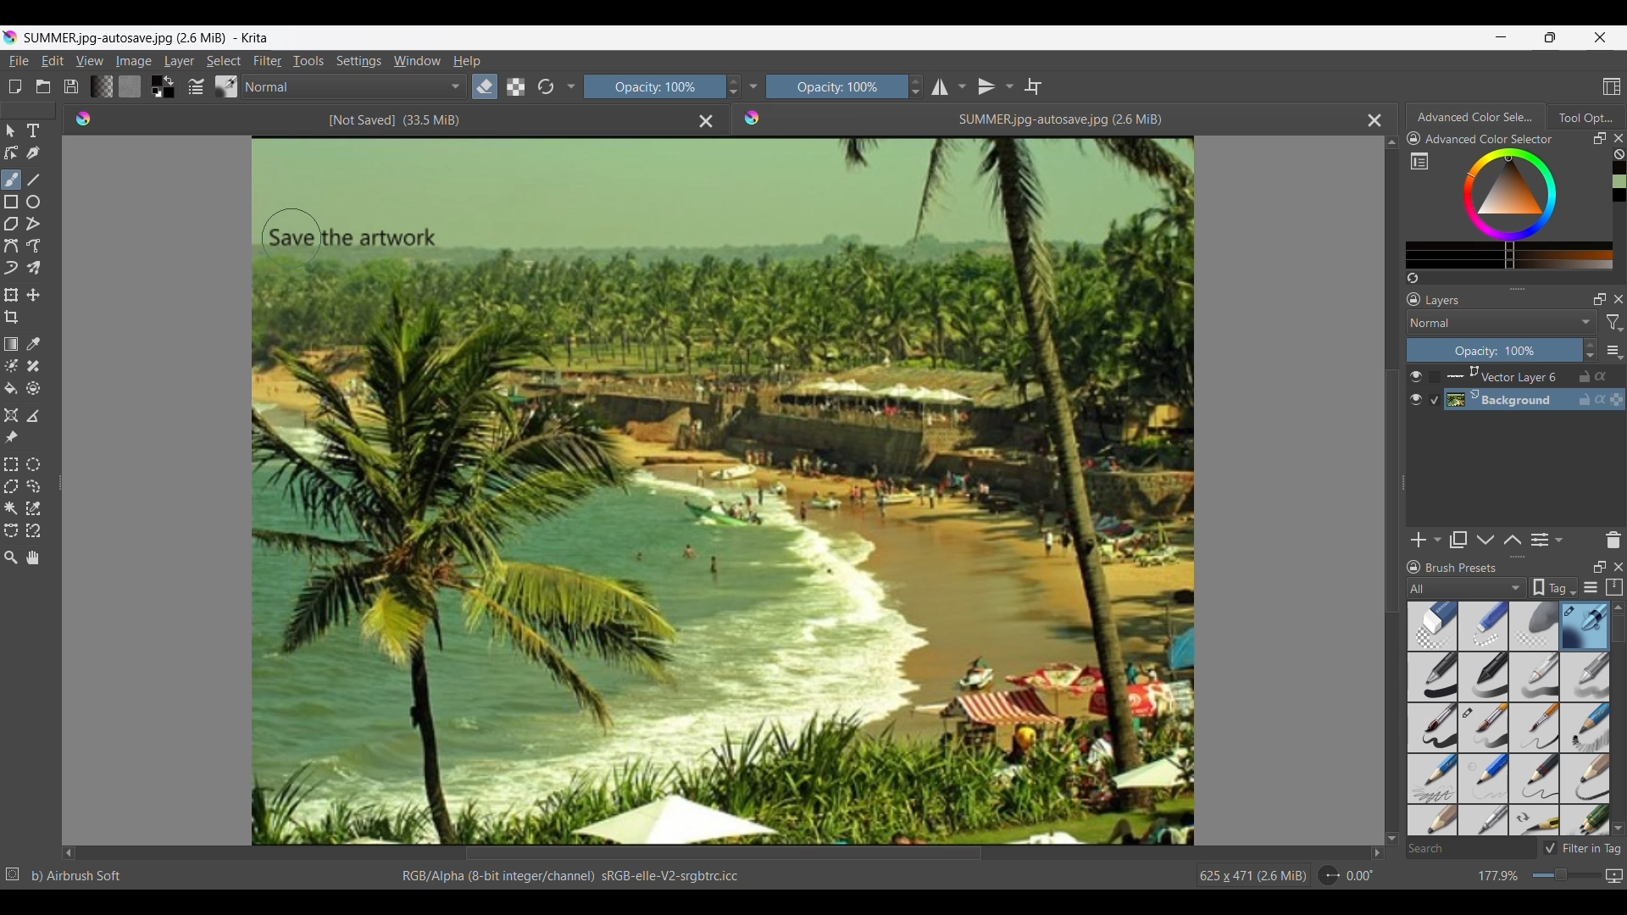 This screenshot has width=1627, height=915. I want to click on Logo, so click(86, 119).